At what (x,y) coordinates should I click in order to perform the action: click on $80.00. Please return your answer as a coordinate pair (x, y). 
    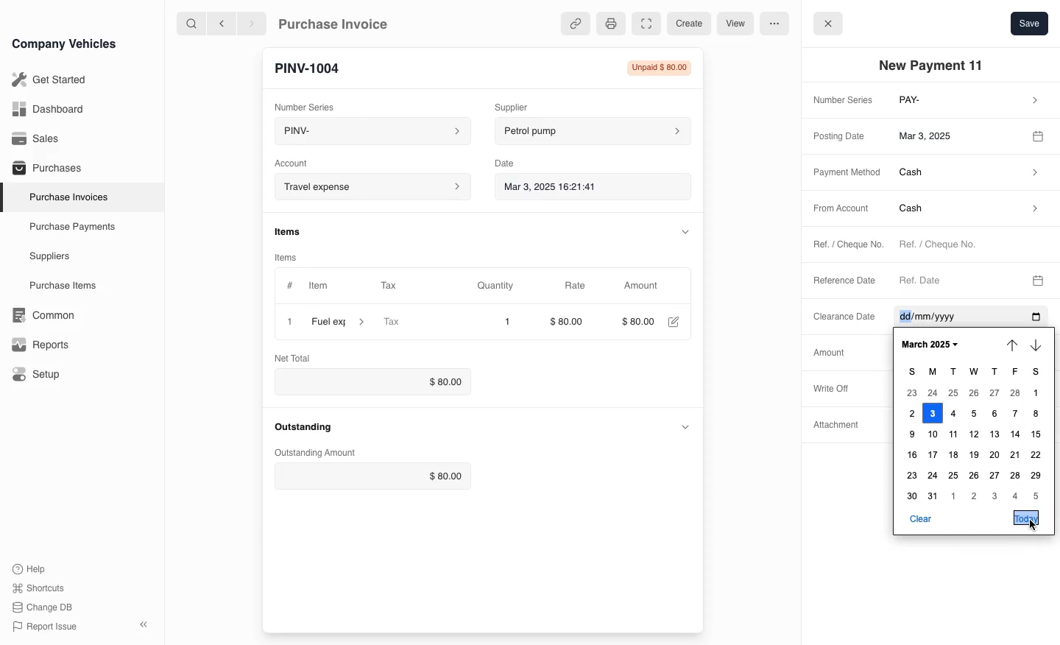
    Looking at the image, I should click on (570, 323).